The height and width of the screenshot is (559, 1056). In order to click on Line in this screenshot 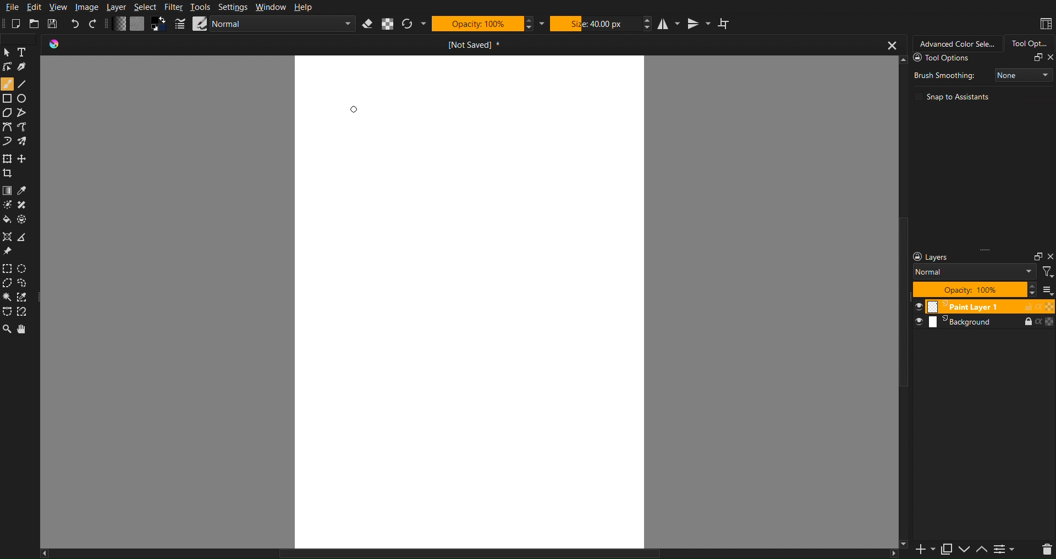, I will do `click(27, 84)`.